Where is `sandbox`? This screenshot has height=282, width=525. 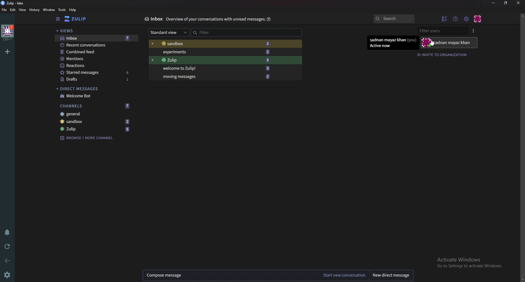 sandbox is located at coordinates (212, 44).